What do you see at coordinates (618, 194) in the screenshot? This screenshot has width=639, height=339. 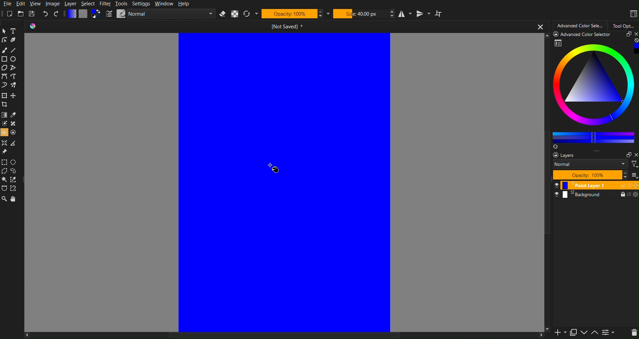 I see `lock` at bounding box center [618, 194].